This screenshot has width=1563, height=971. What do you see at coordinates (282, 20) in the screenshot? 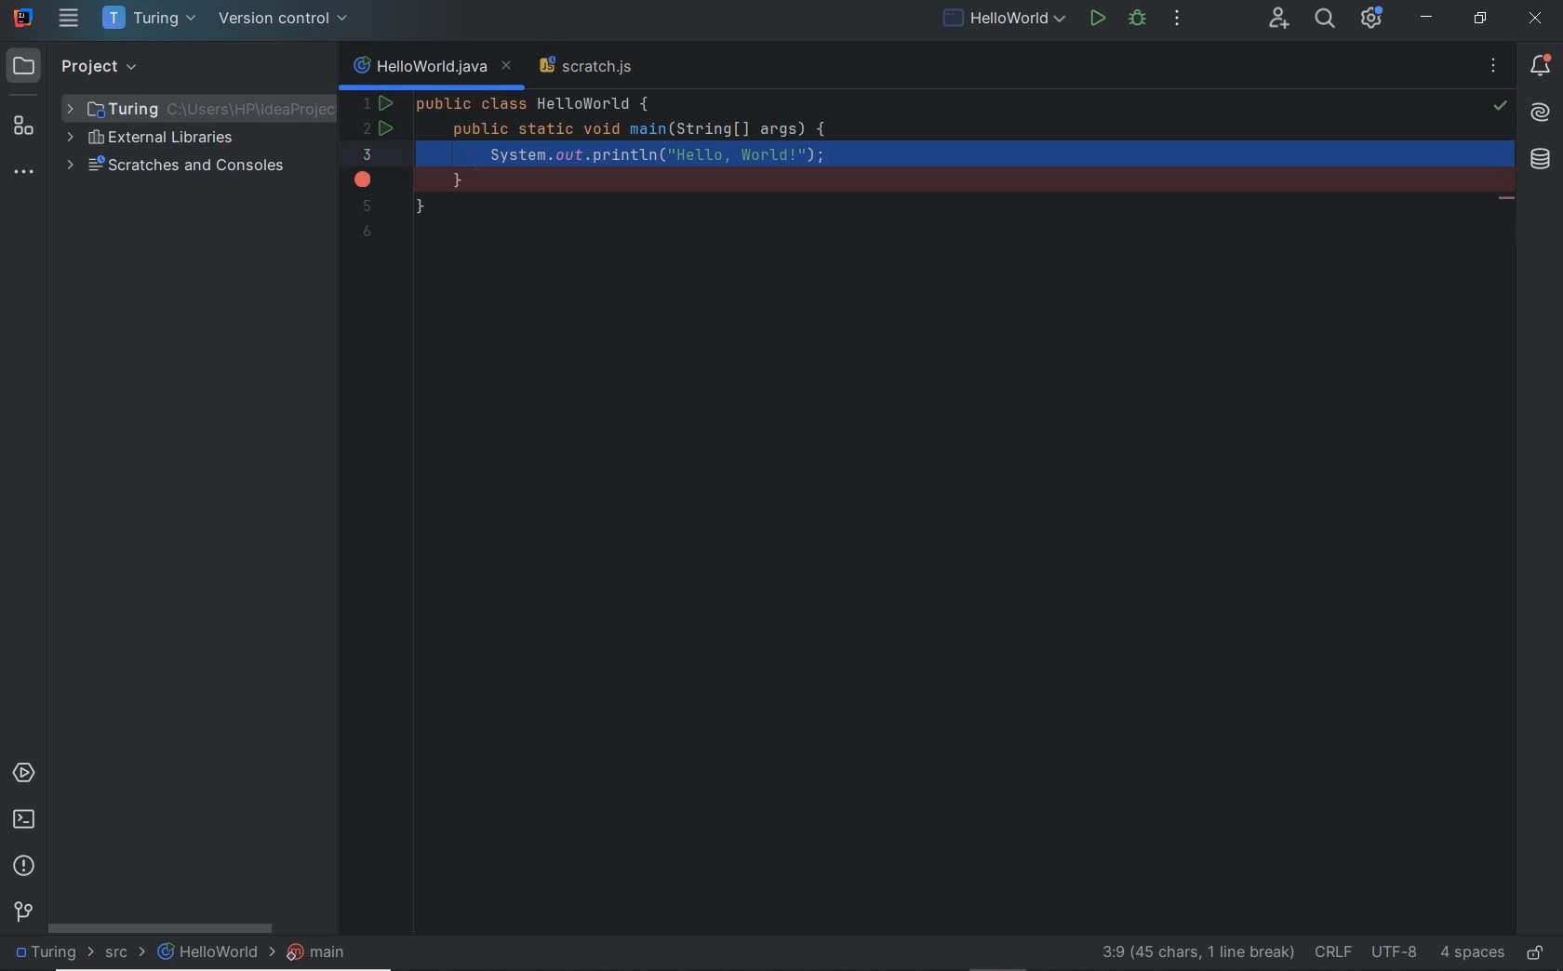
I see `version control` at bounding box center [282, 20].